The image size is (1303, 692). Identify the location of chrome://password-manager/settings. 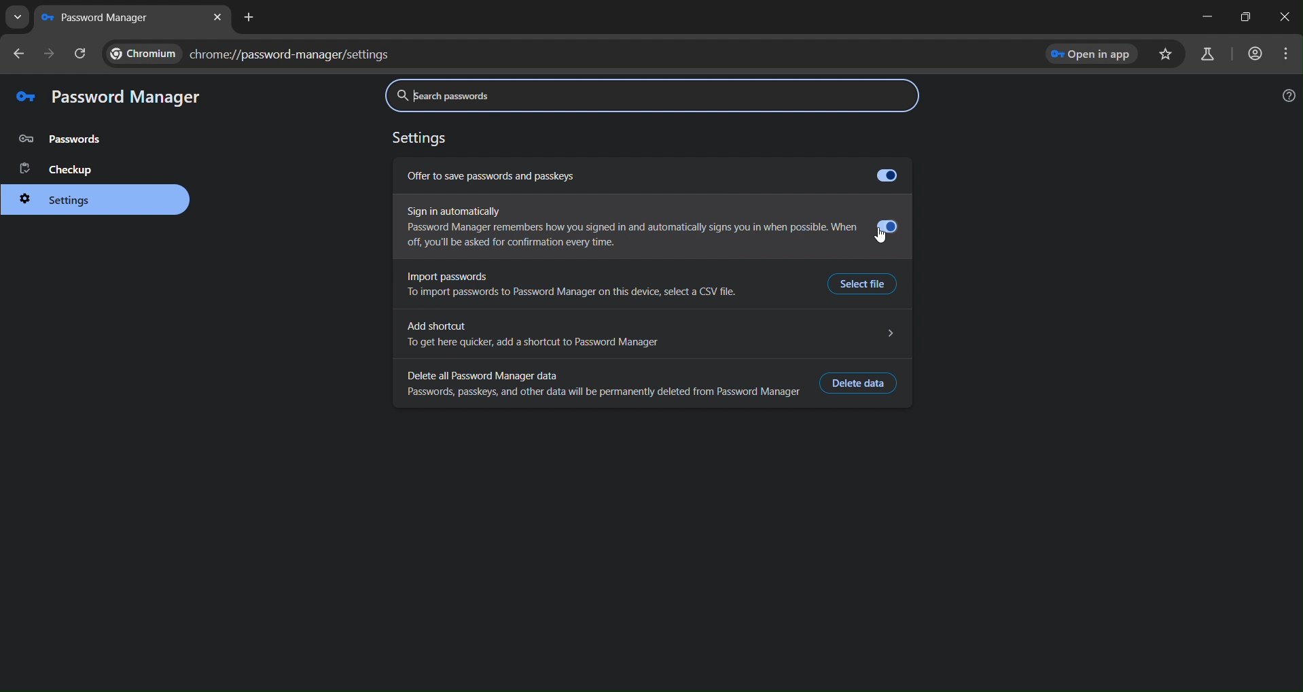
(565, 54).